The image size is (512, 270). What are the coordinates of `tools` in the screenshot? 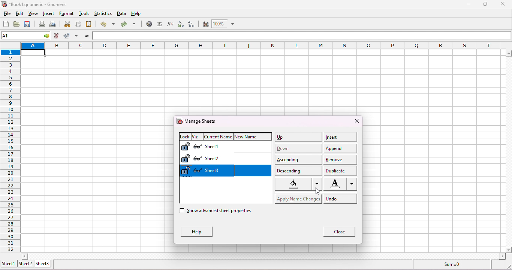 It's located at (86, 14).